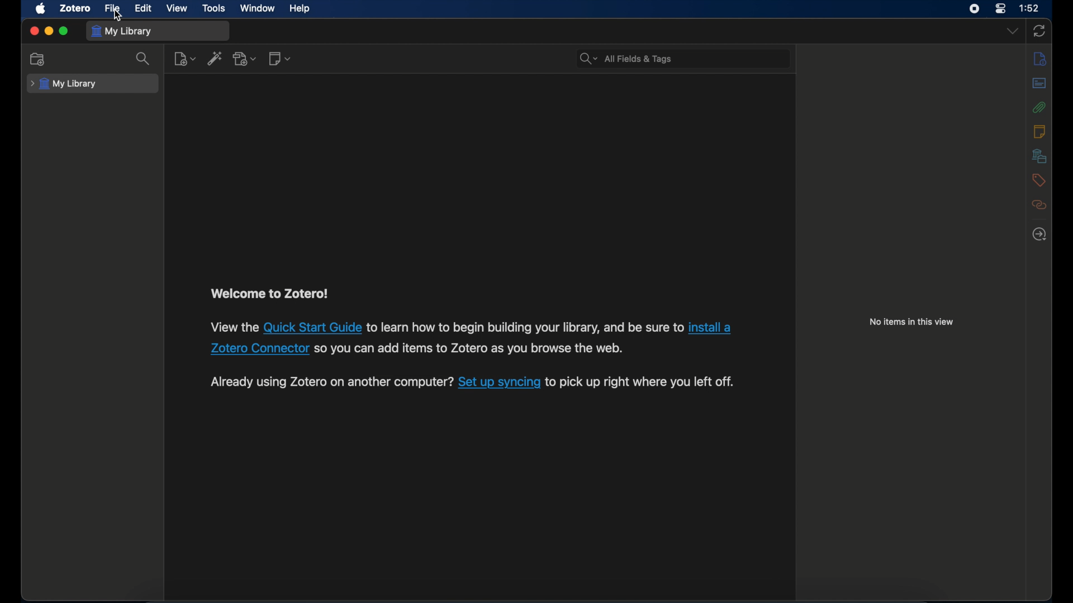  Describe the element at coordinates (112, 8) in the screenshot. I see `file` at that location.